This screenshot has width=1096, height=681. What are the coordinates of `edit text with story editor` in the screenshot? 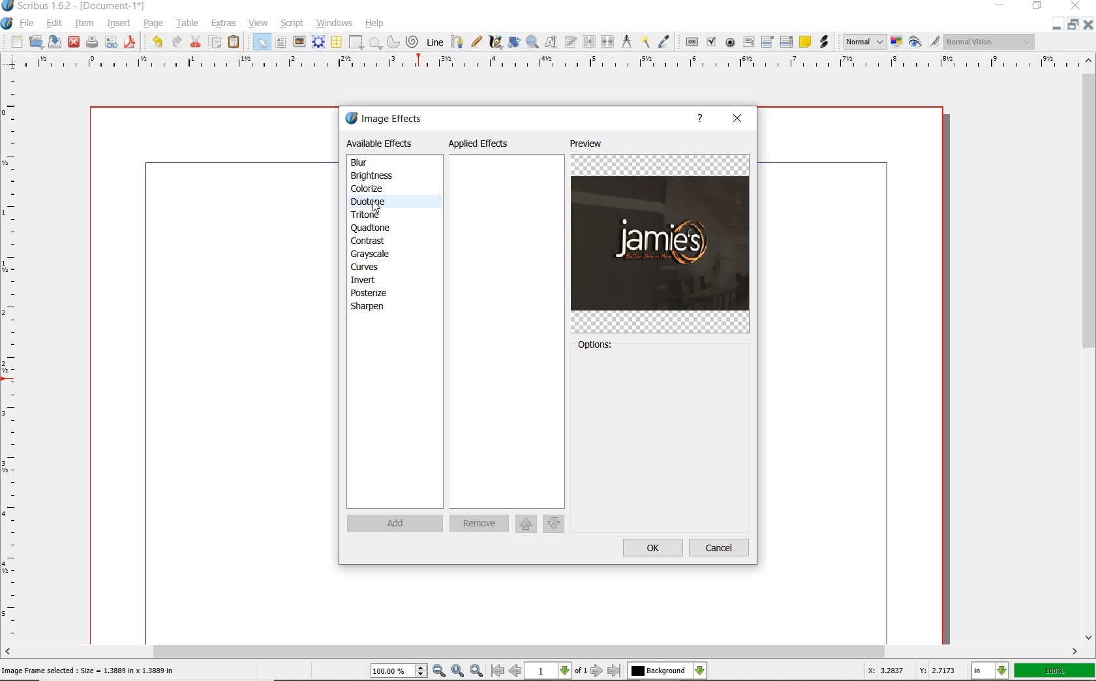 It's located at (570, 41).